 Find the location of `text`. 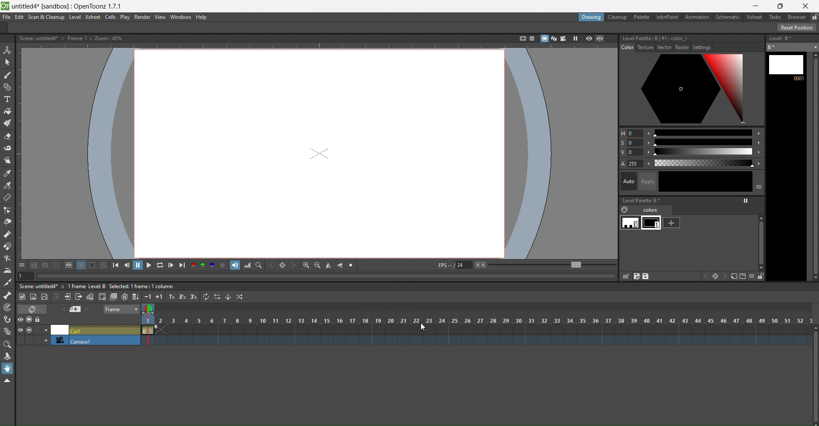

text is located at coordinates (98, 287).